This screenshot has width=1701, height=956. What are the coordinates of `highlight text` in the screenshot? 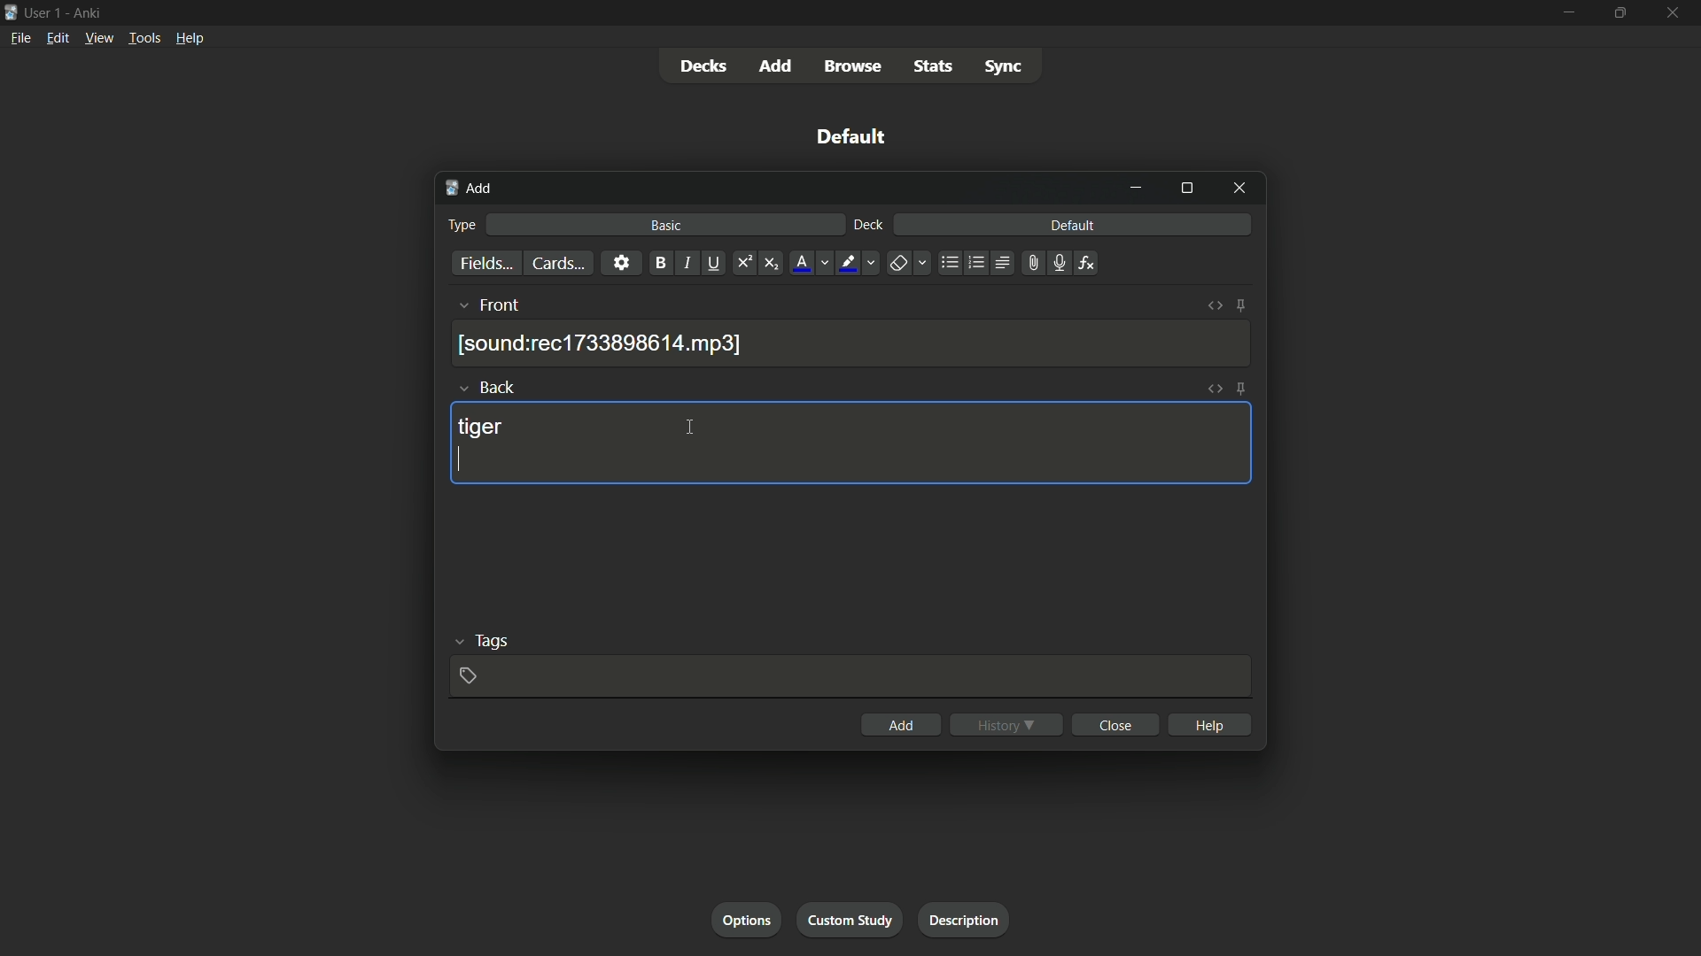 It's located at (847, 263).